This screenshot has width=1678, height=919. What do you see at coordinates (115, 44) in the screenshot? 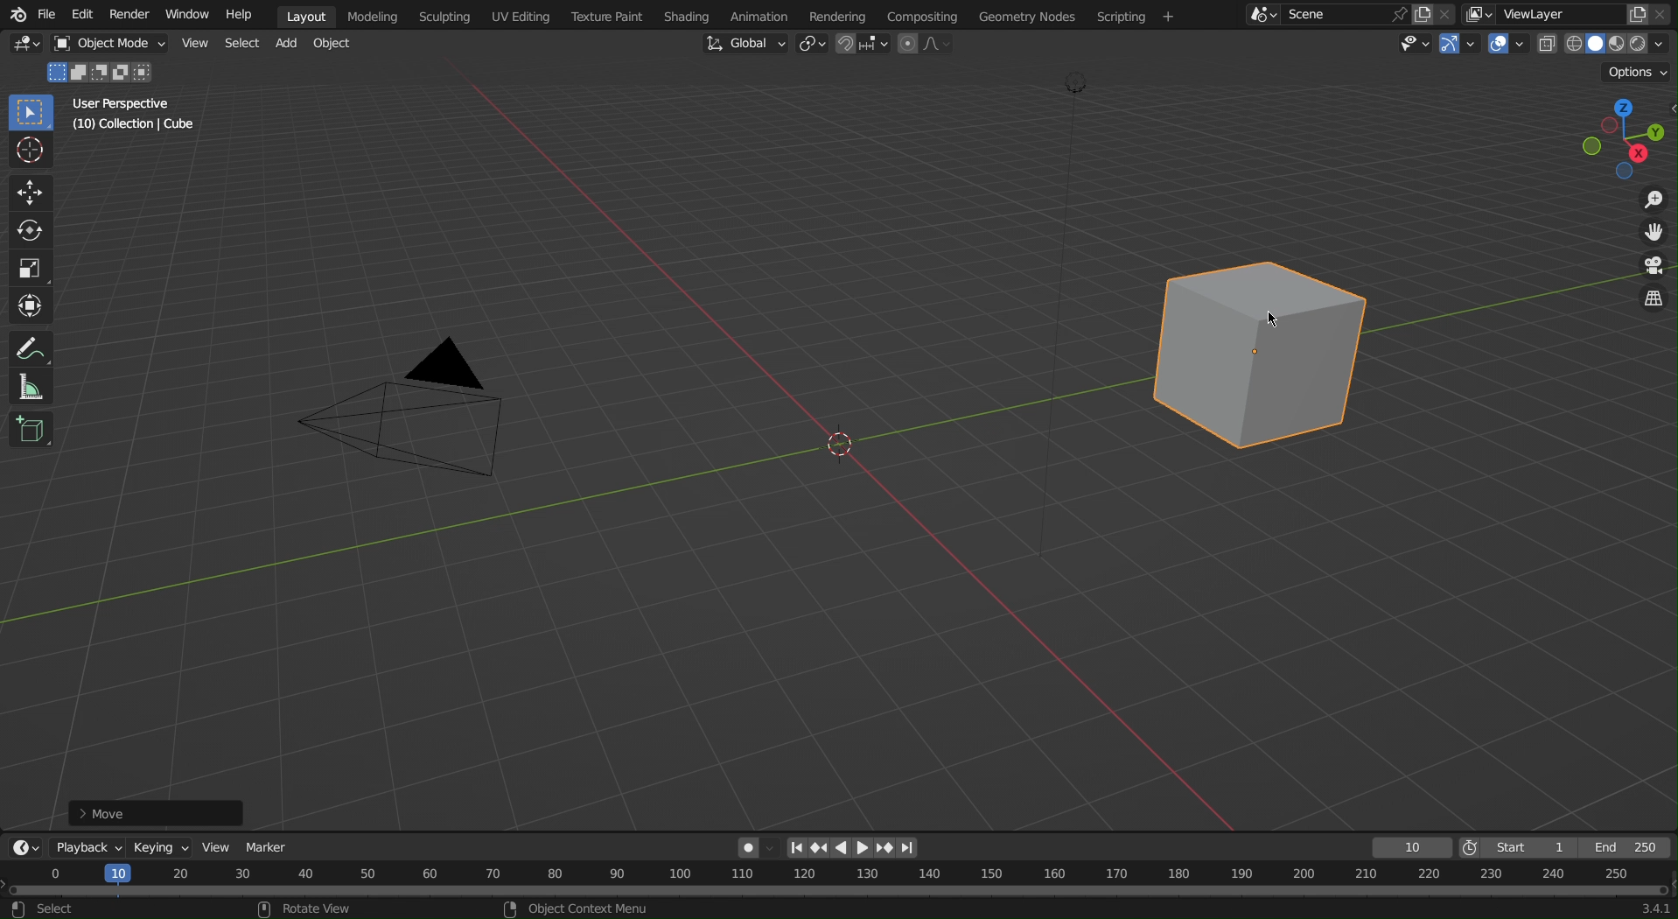
I see `Object` at bounding box center [115, 44].